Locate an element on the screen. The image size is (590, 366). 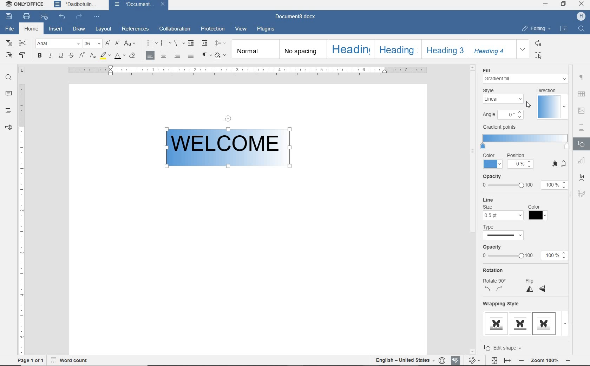
close is located at coordinates (164, 4).